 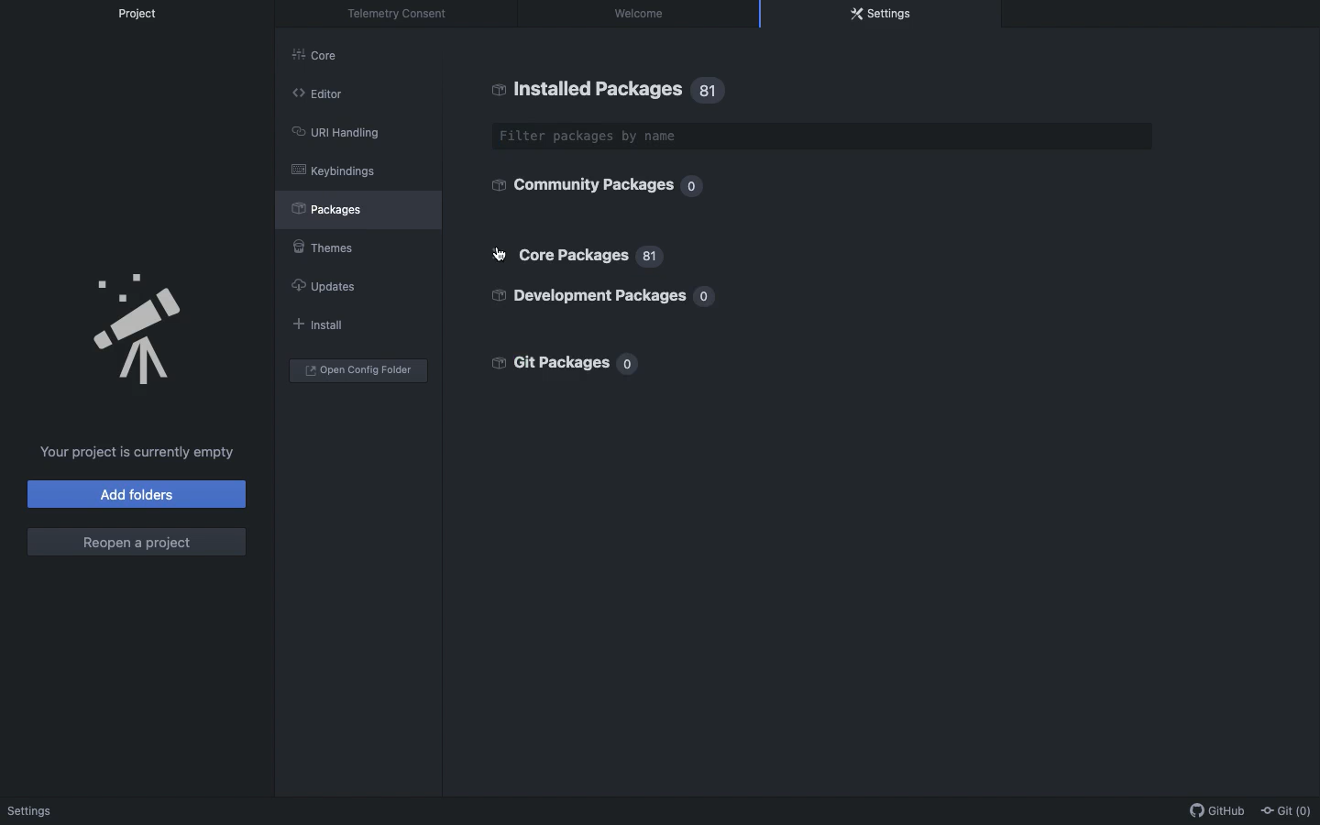 I want to click on Core packages, so click(x=571, y=255).